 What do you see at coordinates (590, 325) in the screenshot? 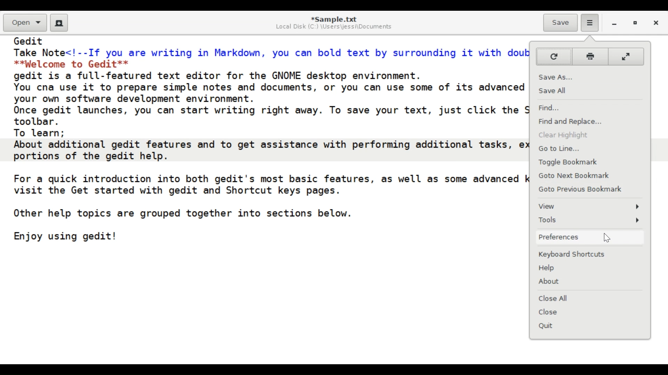
I see `Quit` at bounding box center [590, 325].